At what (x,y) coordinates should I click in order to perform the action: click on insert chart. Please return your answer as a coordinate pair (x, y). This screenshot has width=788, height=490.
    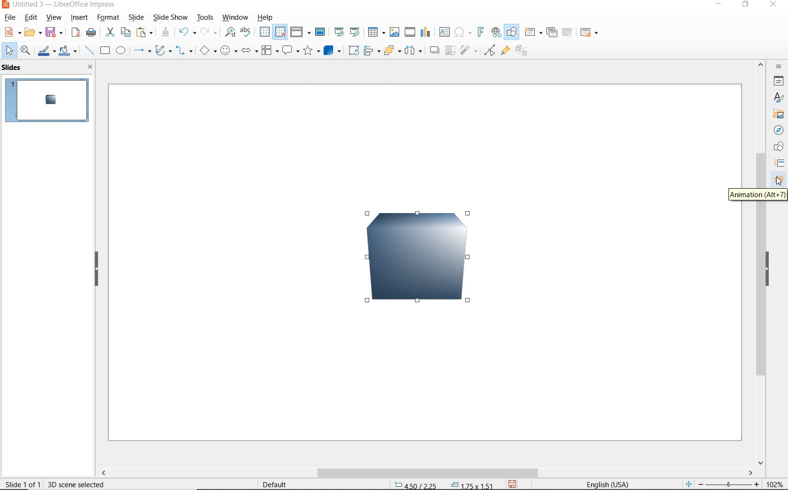
    Looking at the image, I should click on (426, 33).